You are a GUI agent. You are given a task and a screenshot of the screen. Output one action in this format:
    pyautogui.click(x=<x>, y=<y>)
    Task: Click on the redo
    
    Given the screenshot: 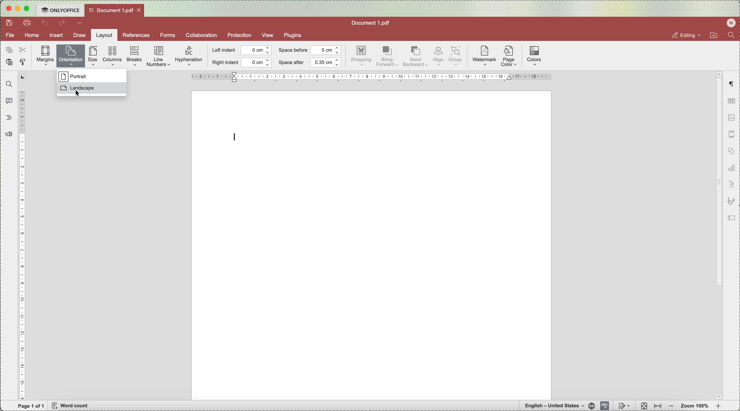 What is the action you would take?
    pyautogui.click(x=63, y=24)
    